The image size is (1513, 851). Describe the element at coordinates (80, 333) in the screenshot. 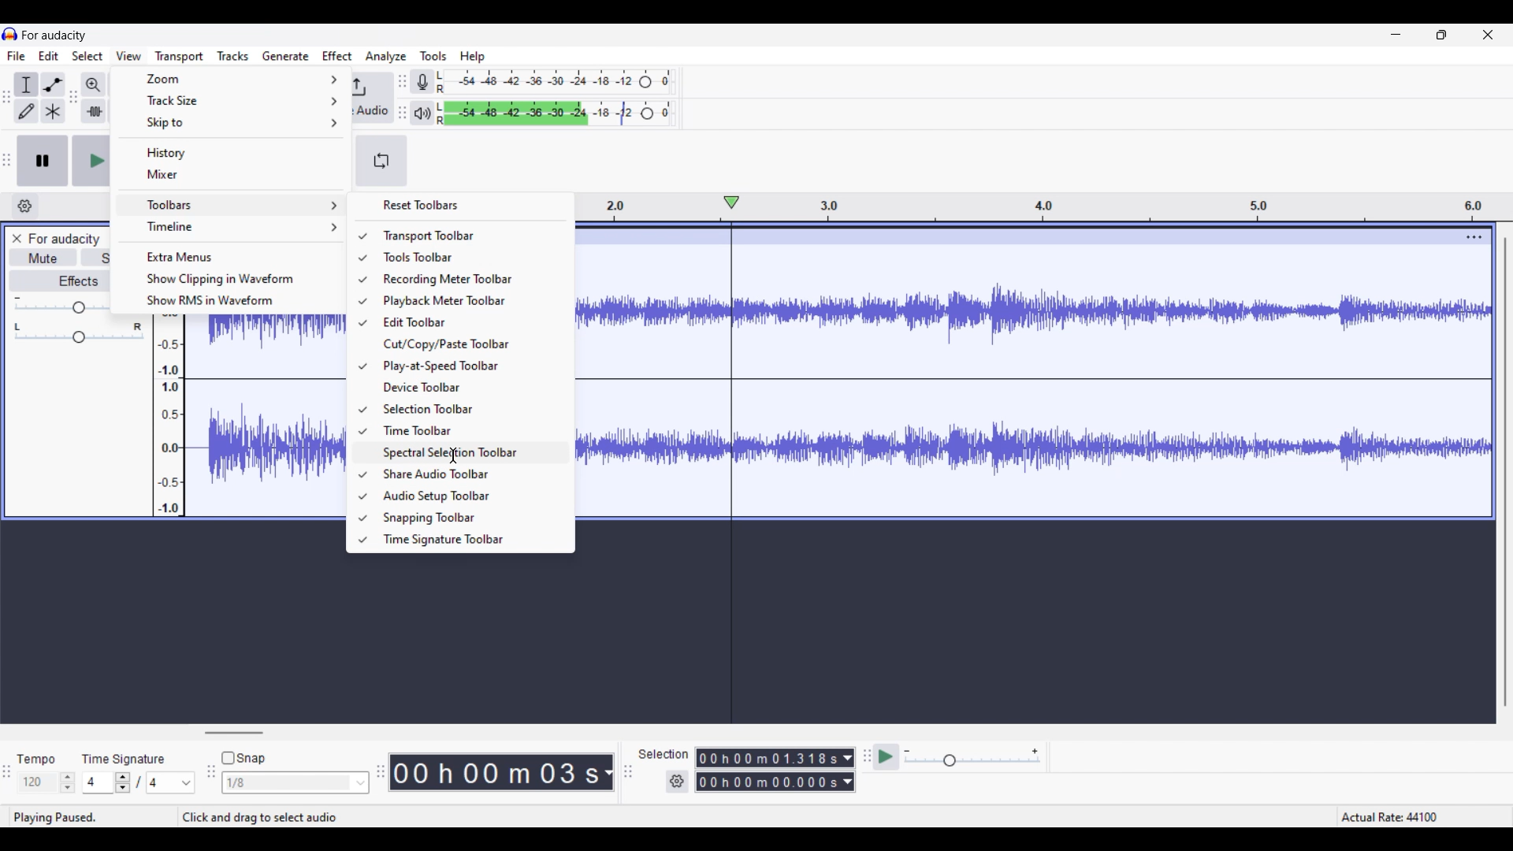

I see `Pan scale` at that location.